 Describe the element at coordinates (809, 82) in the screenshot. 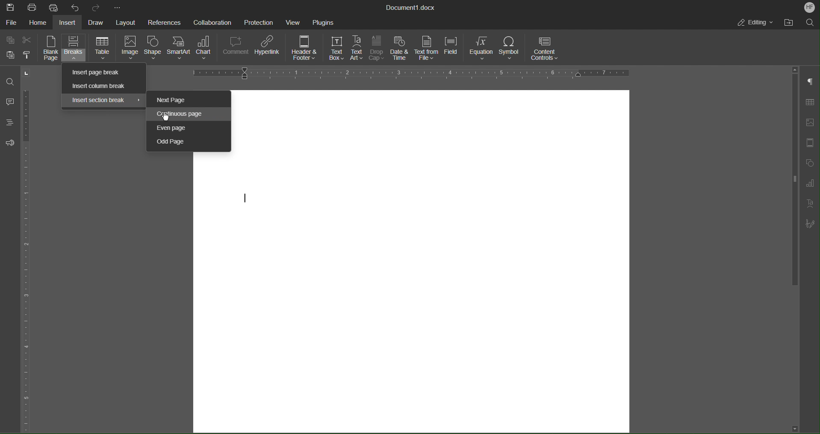

I see `Non-Printing Characters` at that location.